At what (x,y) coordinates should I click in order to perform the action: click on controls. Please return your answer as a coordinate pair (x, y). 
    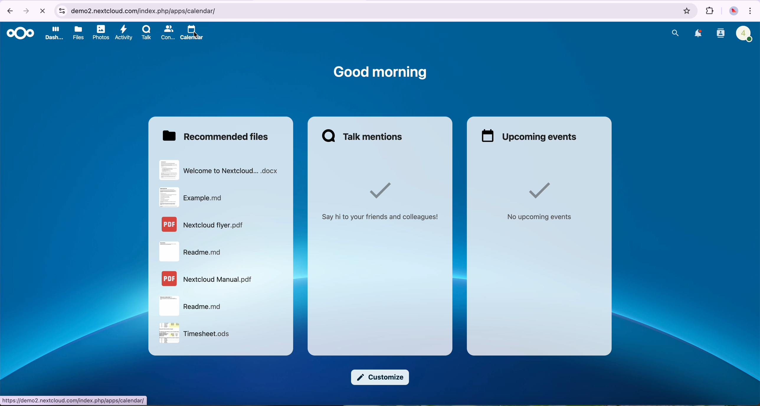
    Looking at the image, I should click on (61, 11).